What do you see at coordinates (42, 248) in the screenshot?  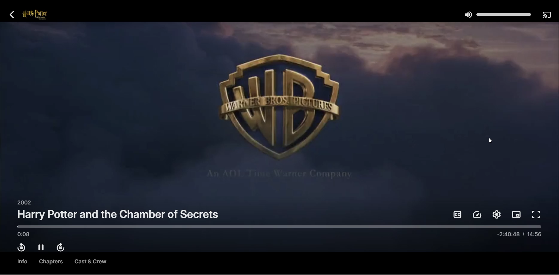 I see `Play/Pause` at bounding box center [42, 248].